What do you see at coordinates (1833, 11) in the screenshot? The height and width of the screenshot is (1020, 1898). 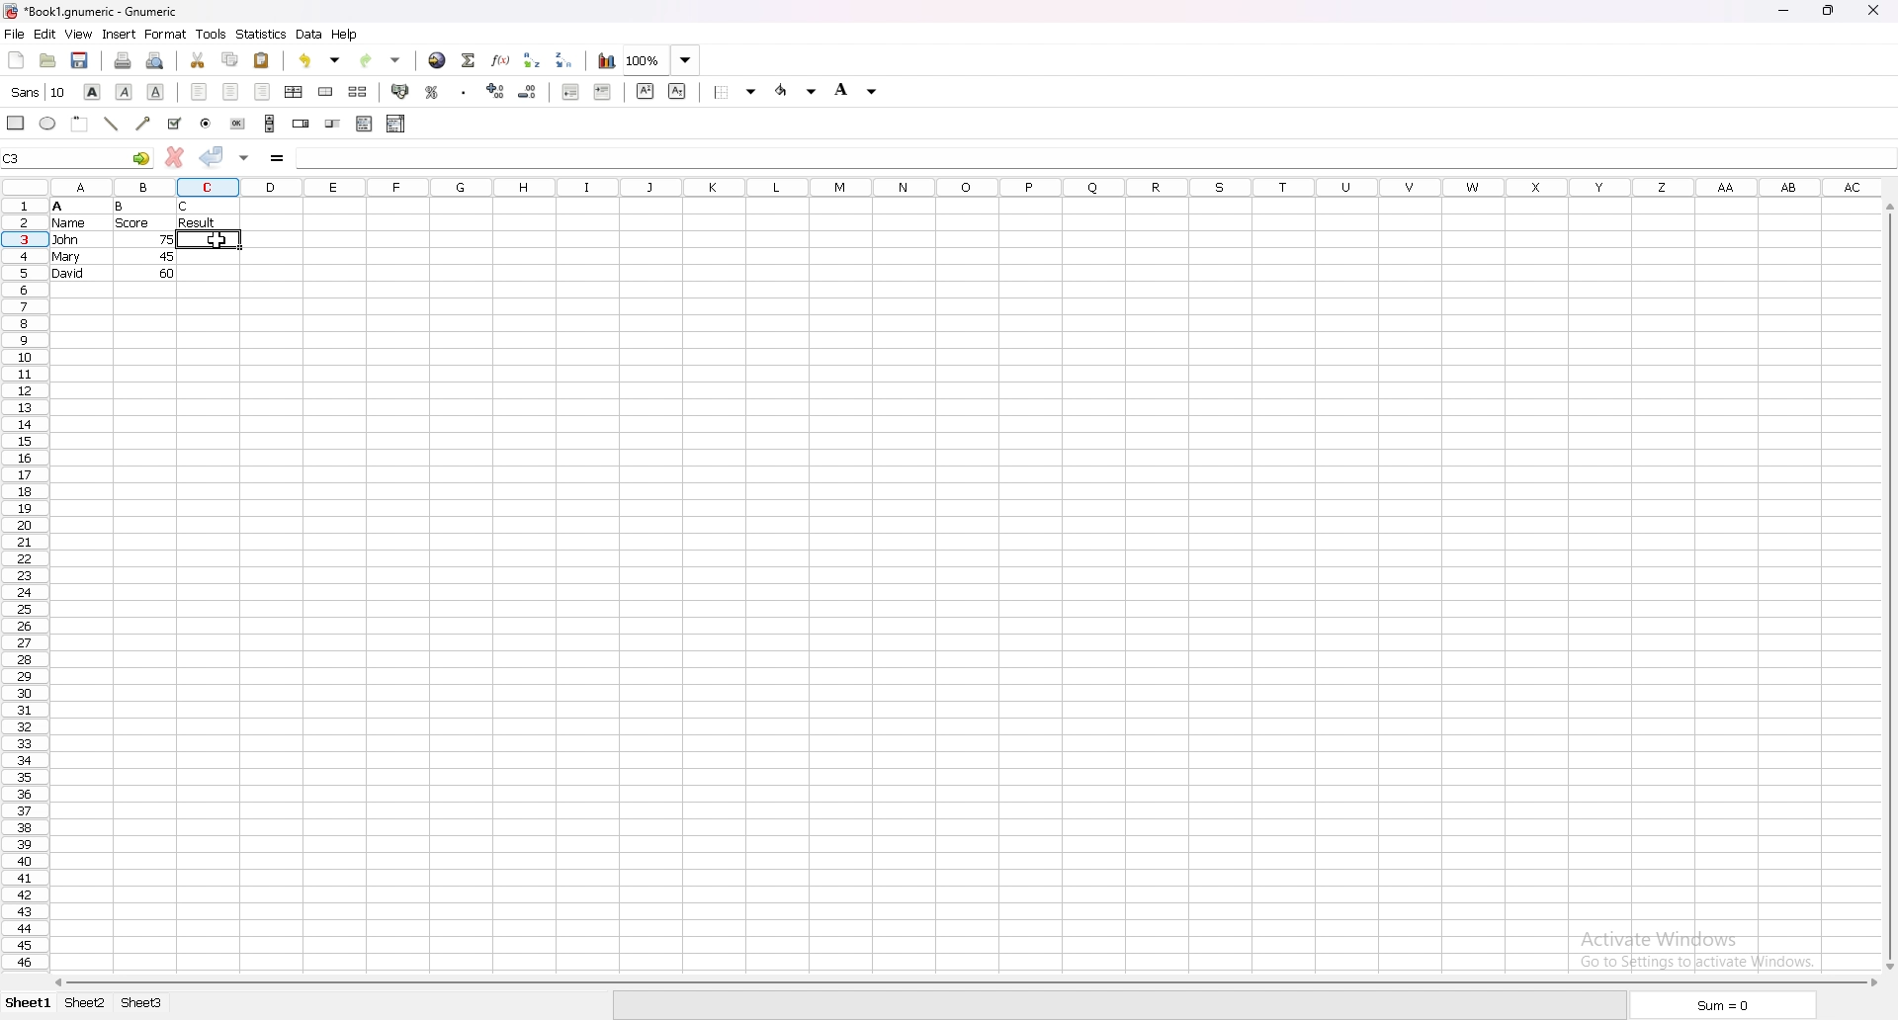 I see `resize` at bounding box center [1833, 11].